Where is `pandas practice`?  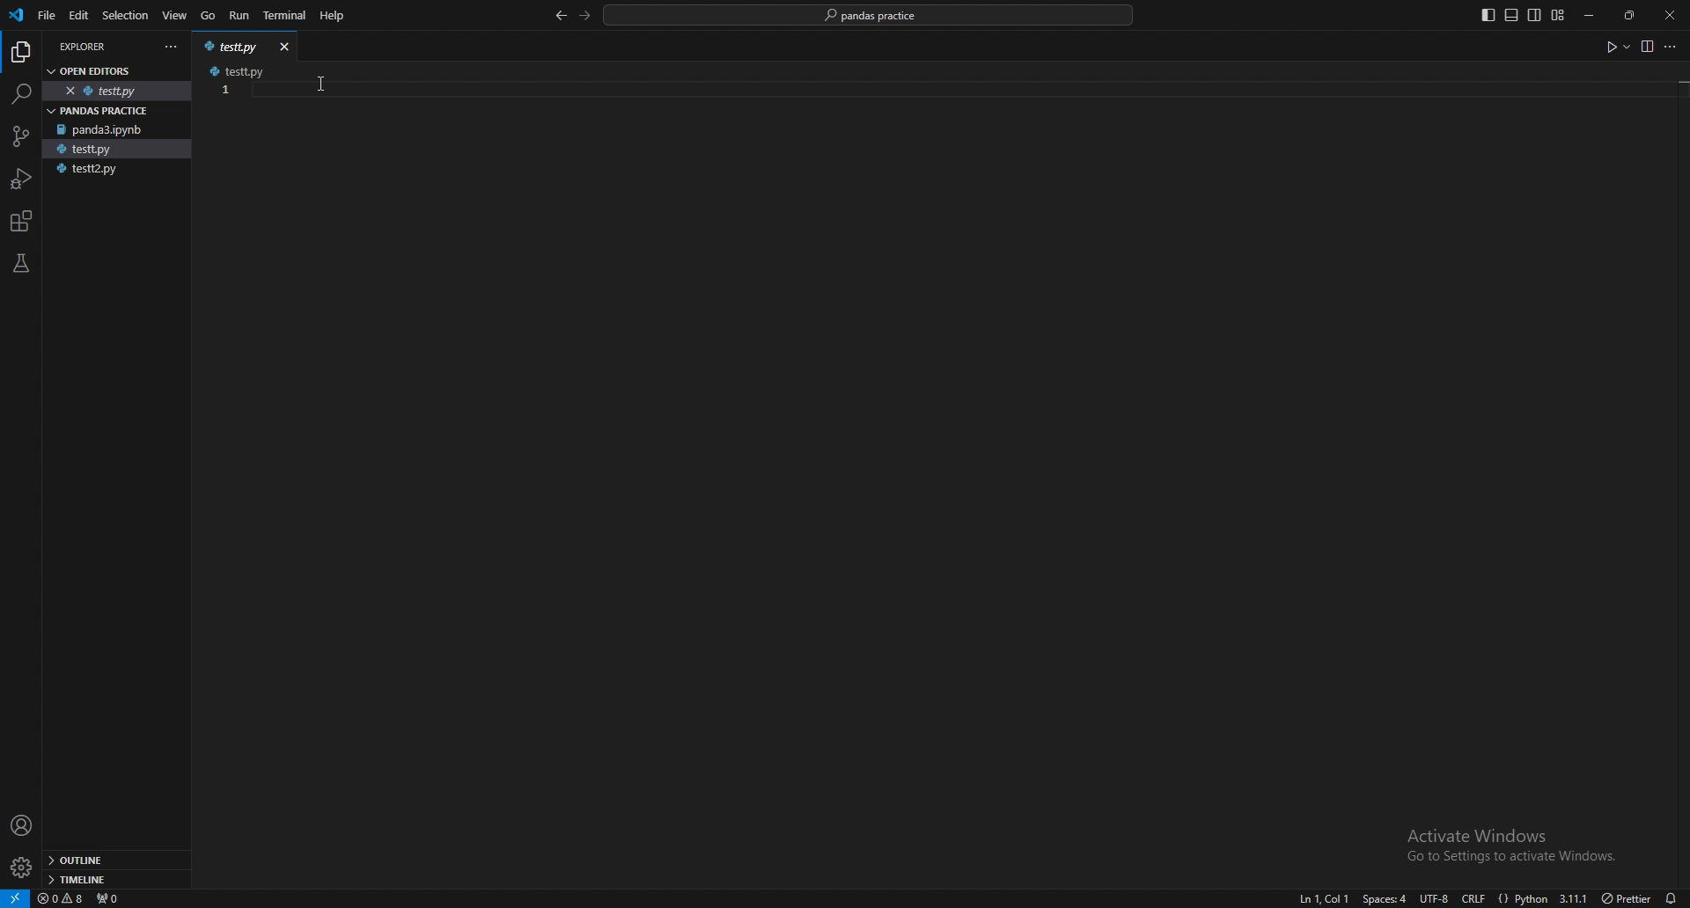
pandas practice is located at coordinates (871, 16).